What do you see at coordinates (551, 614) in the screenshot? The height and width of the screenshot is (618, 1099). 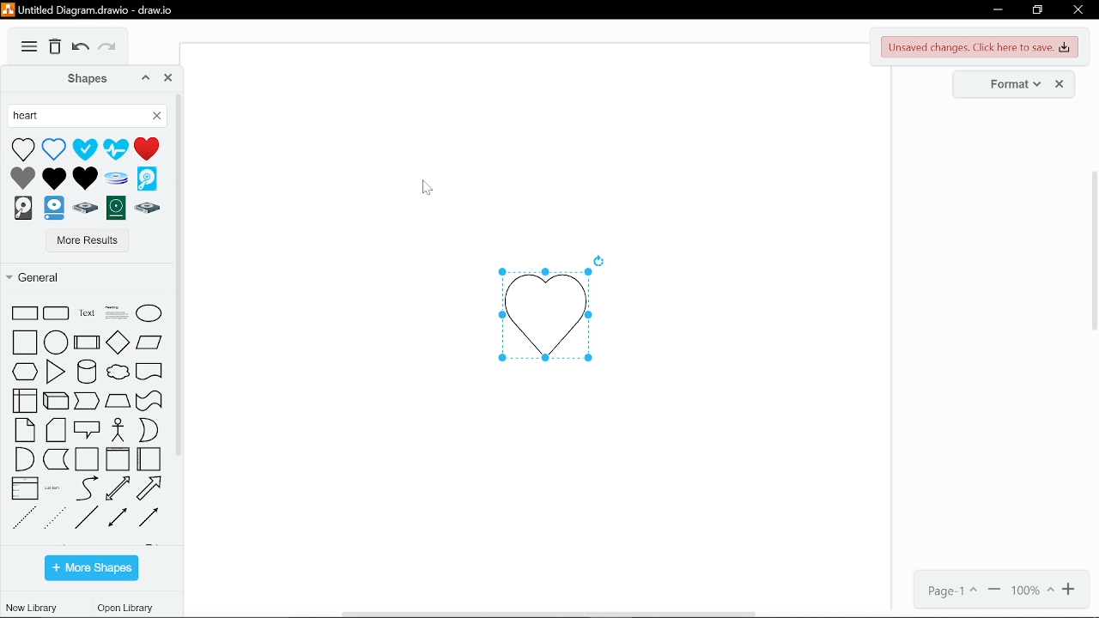 I see `horizontal scrollbar` at bounding box center [551, 614].